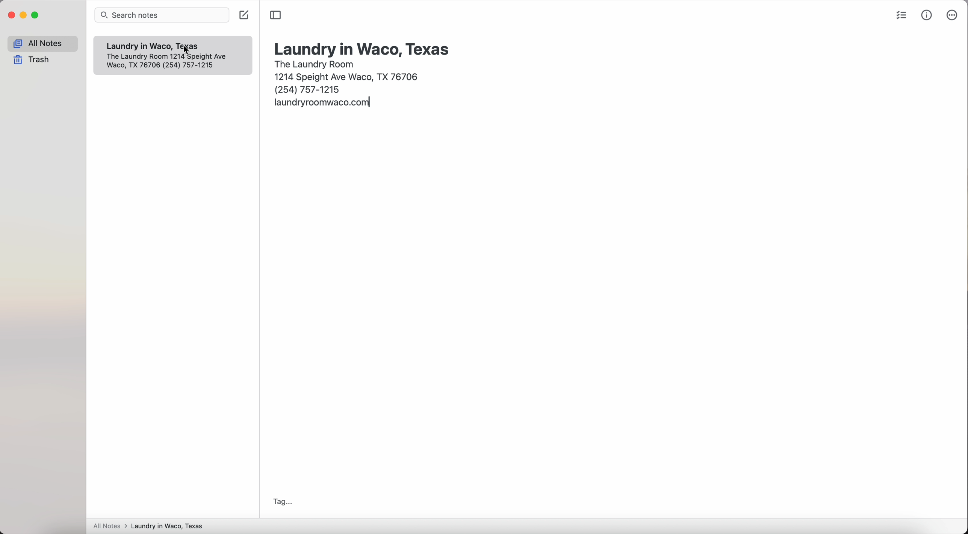 This screenshot has height=534, width=968. Describe the element at coordinates (163, 16) in the screenshot. I see `search bar` at that location.